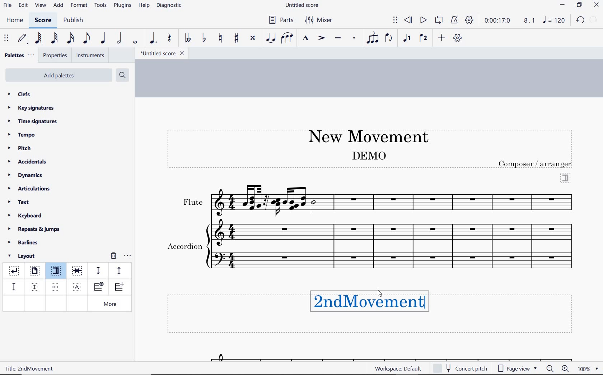 Image resolution: width=603 pixels, height=375 pixels. What do you see at coordinates (28, 161) in the screenshot?
I see `accidentals` at bounding box center [28, 161].